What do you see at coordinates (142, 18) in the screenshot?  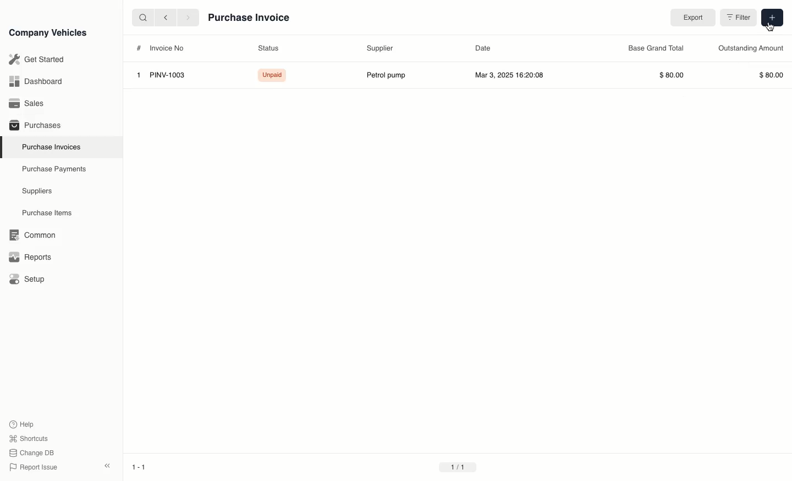 I see `search` at bounding box center [142, 18].